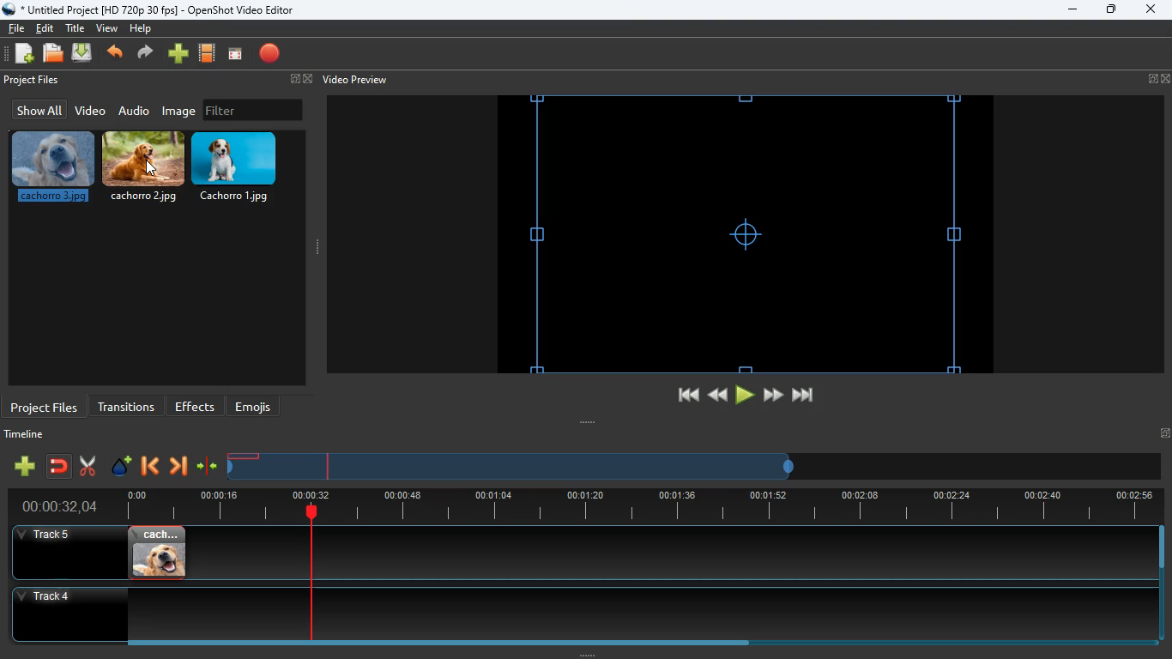  I want to click on add, so click(24, 466).